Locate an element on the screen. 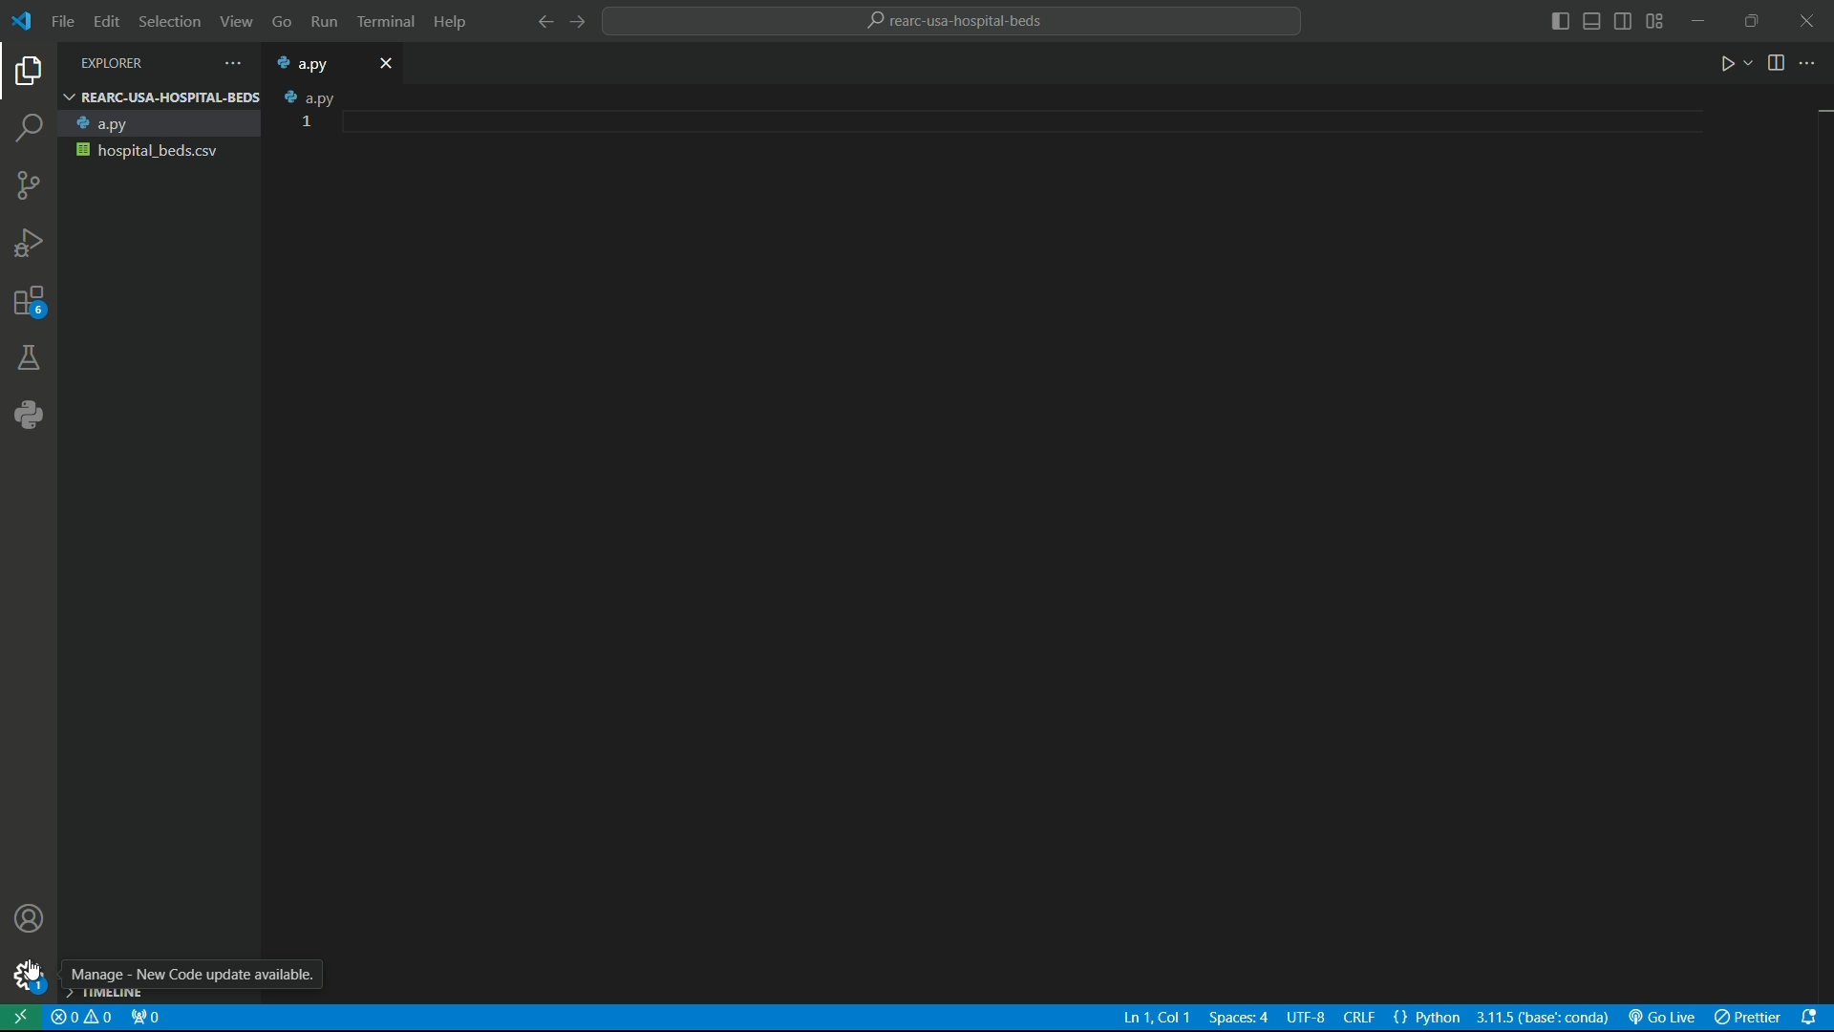 This screenshot has width=1834, height=1032. testing is located at coordinates (29, 360).